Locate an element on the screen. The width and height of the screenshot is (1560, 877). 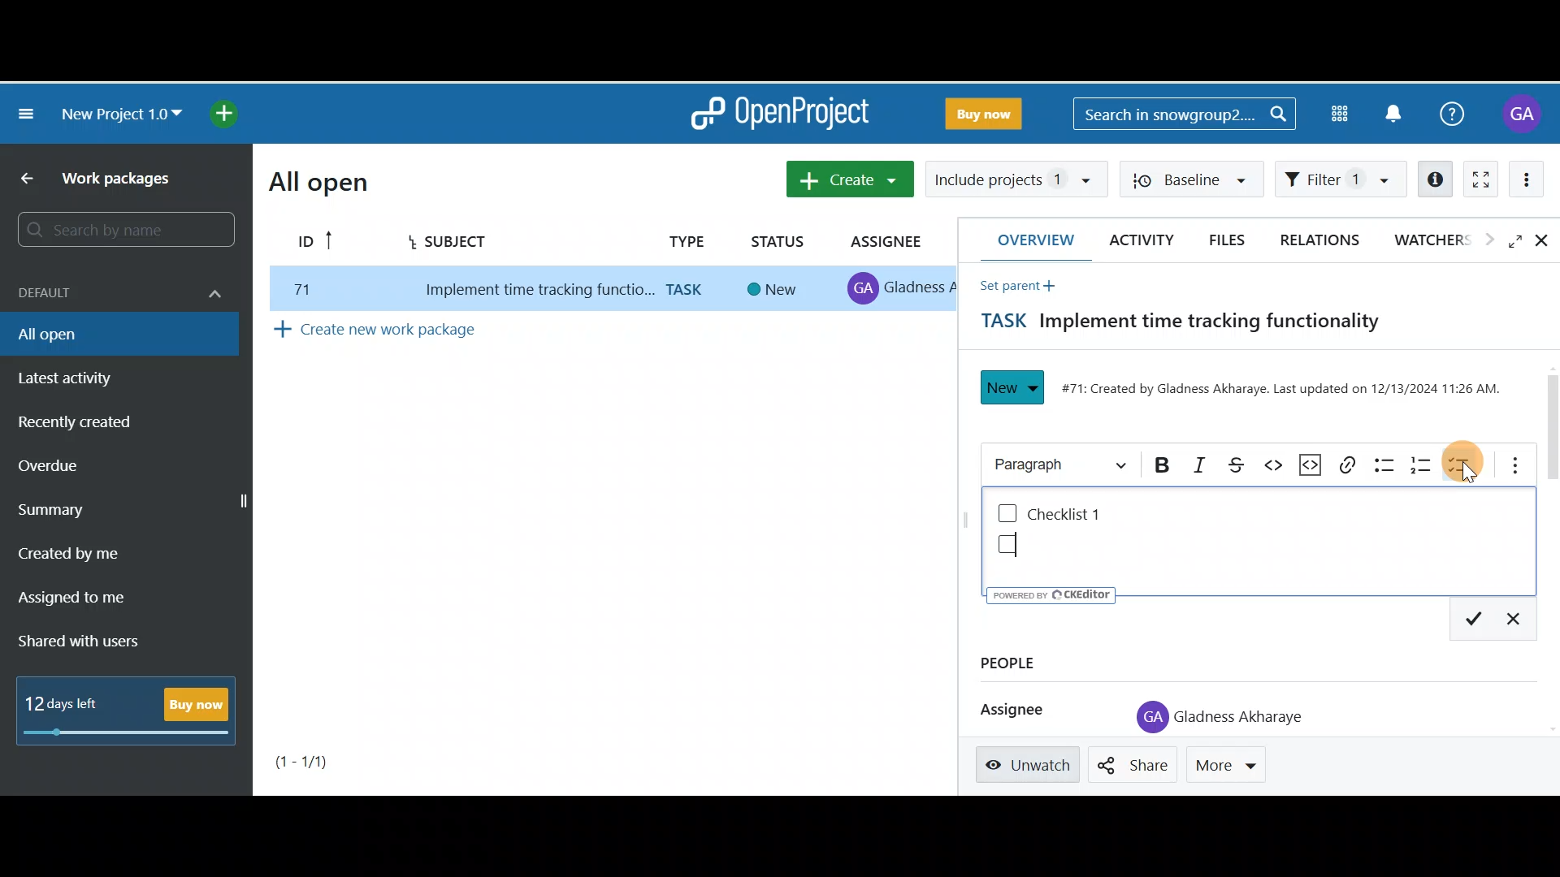
Numbered list is located at coordinates (1424, 462).